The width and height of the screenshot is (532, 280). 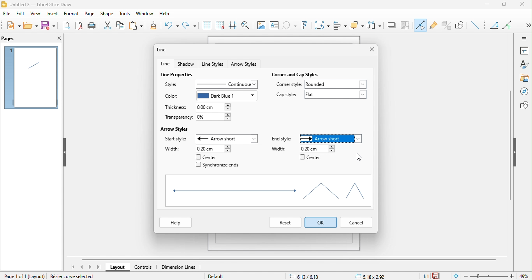 I want to click on text box, so click(x=275, y=26).